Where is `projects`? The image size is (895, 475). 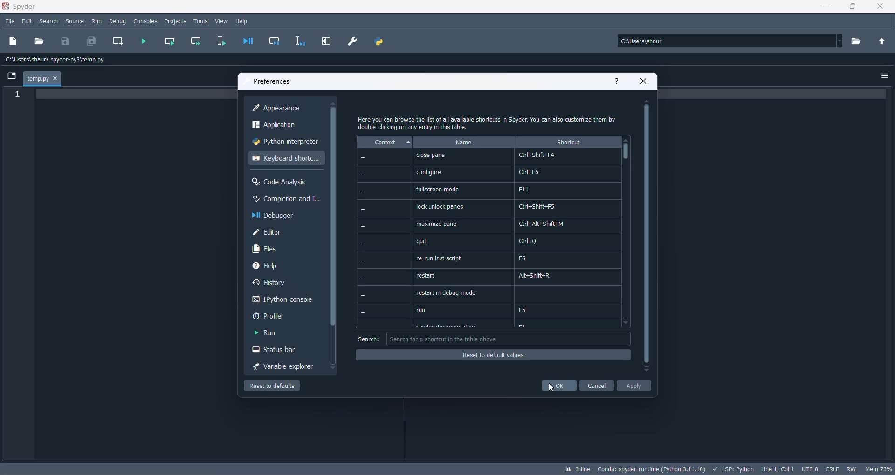
projects is located at coordinates (175, 21).